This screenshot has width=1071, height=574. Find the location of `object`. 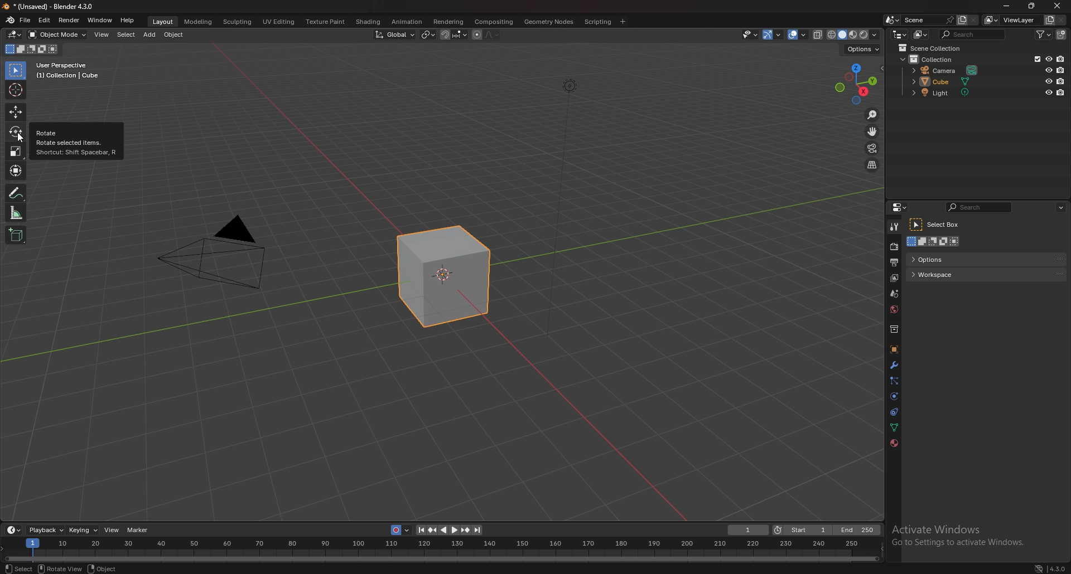

object is located at coordinates (103, 568).